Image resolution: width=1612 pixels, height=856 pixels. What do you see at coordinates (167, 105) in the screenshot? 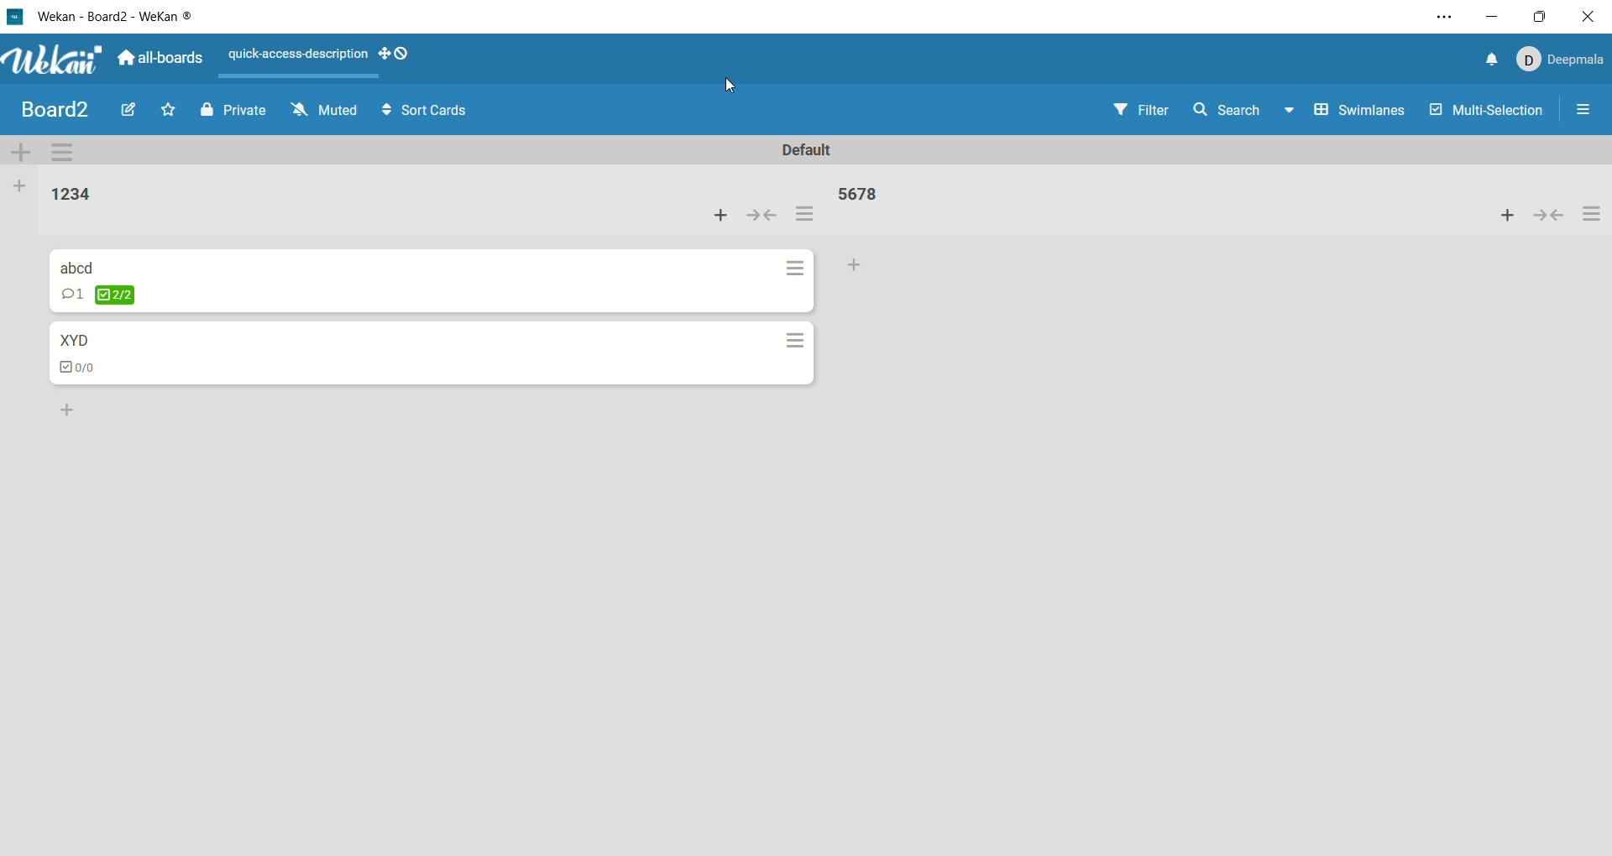
I see `favorite` at bounding box center [167, 105].